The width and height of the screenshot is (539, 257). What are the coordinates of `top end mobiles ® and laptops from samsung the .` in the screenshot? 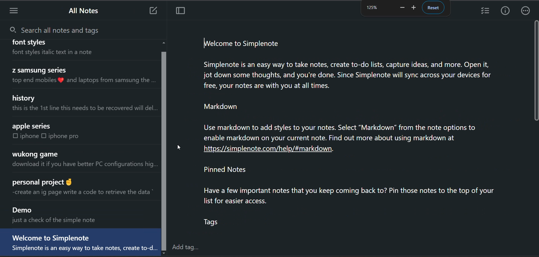 It's located at (83, 81).